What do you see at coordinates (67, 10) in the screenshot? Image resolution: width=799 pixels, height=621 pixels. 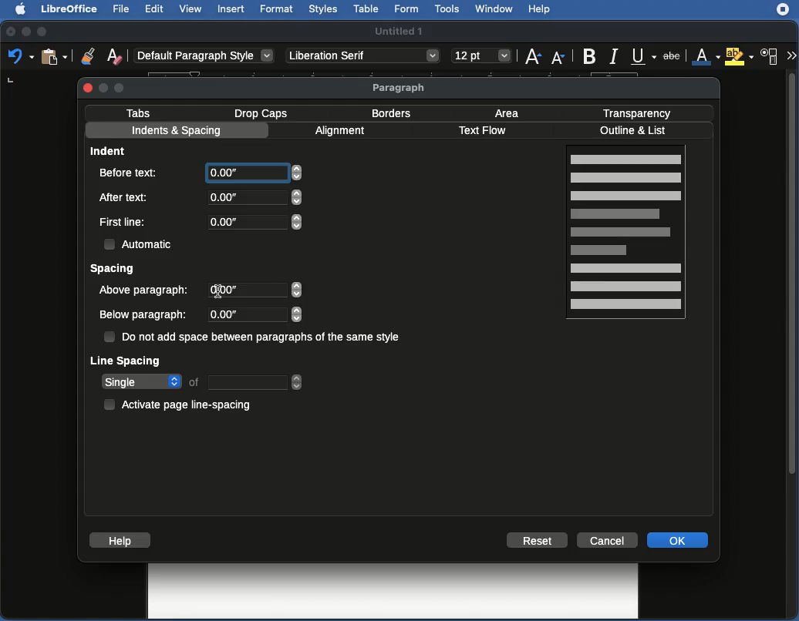 I see `LibreOffice` at bounding box center [67, 10].